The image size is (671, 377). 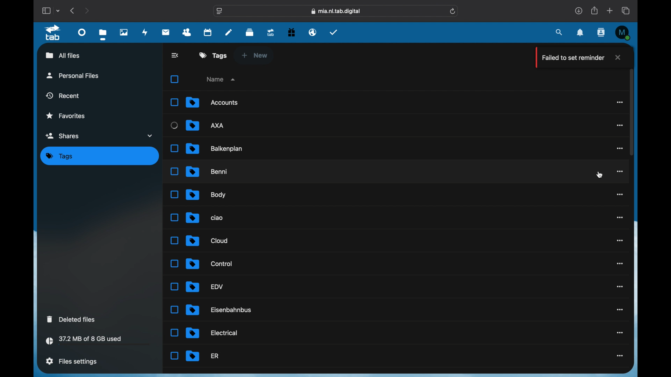 I want to click on Unselected Checkbox, so click(x=174, y=194).